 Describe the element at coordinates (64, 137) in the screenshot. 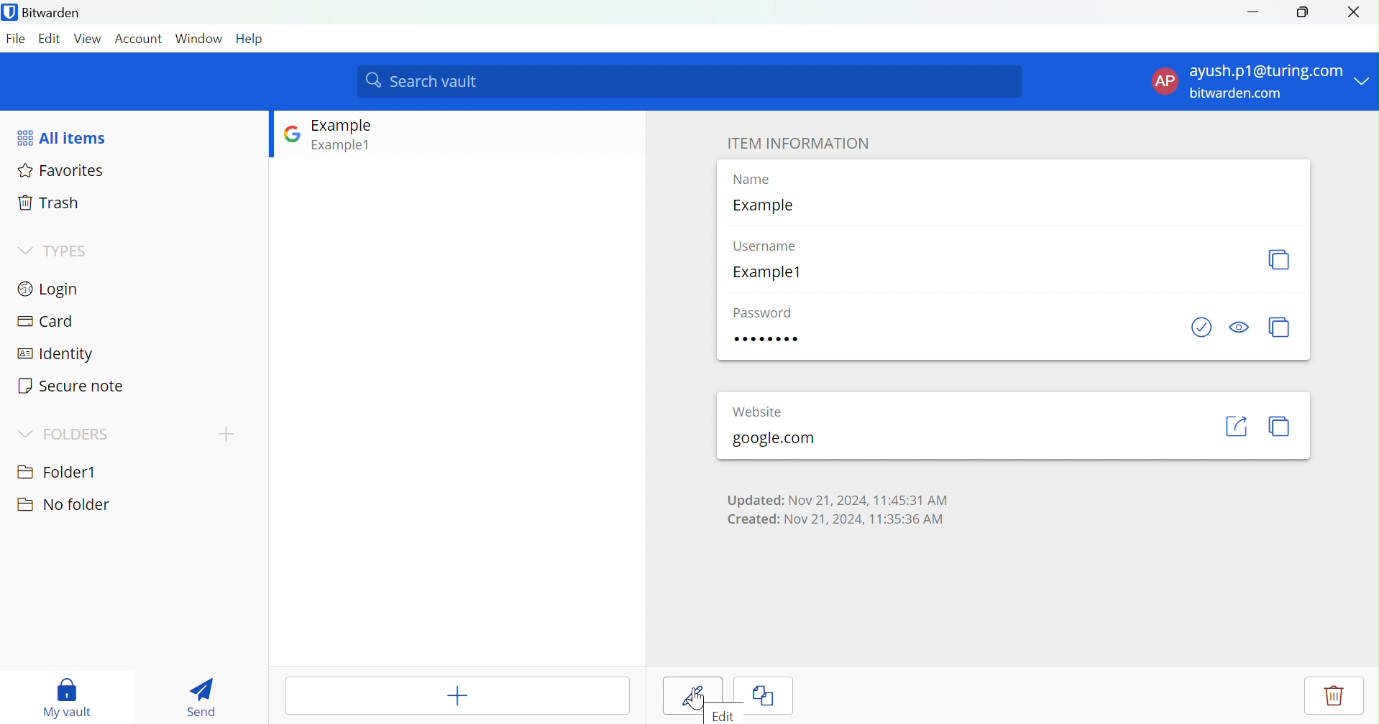

I see `All items` at that location.